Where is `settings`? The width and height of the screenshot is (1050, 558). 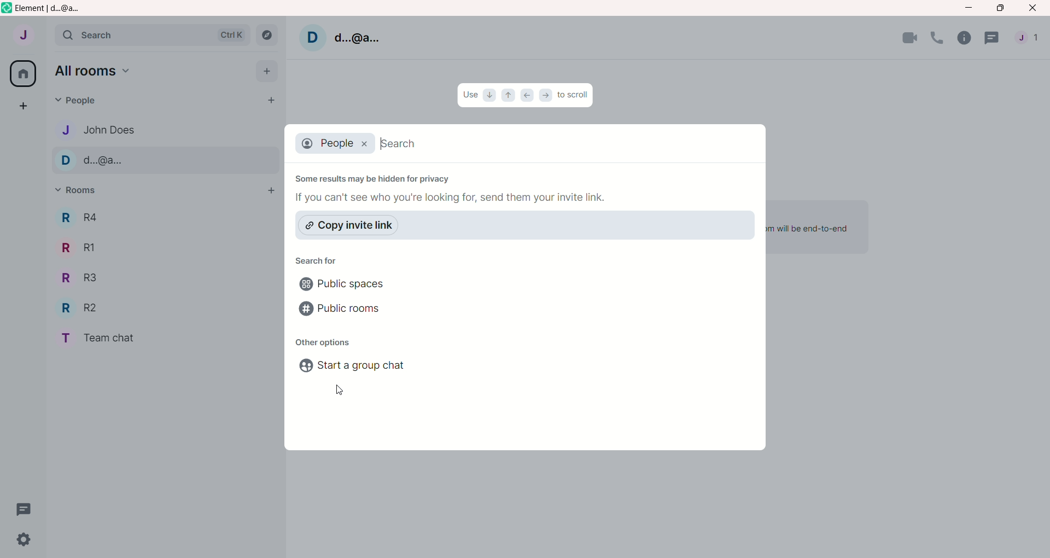
settings is located at coordinates (19, 541).